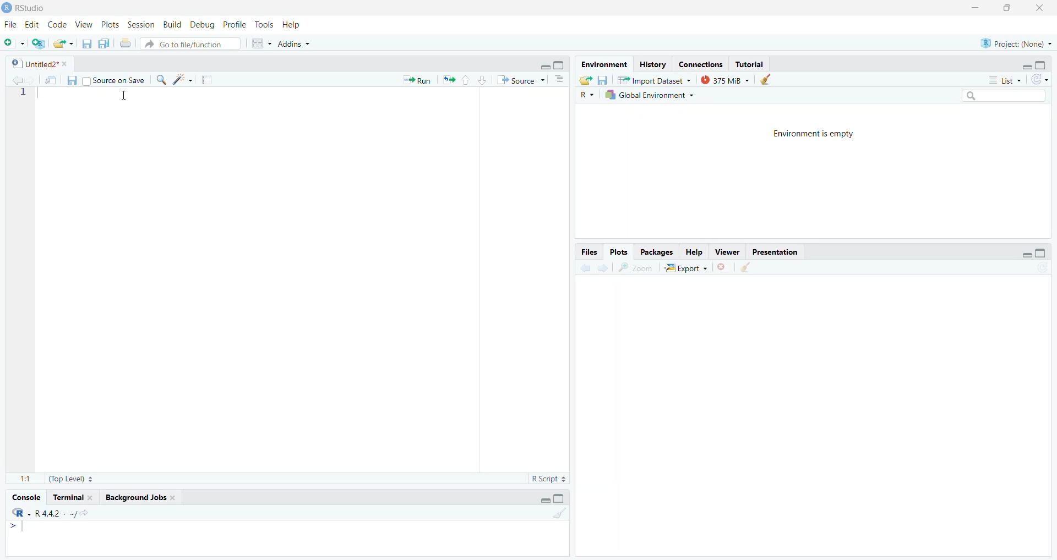  Describe the element at coordinates (37, 45) in the screenshot. I see `create new project` at that location.